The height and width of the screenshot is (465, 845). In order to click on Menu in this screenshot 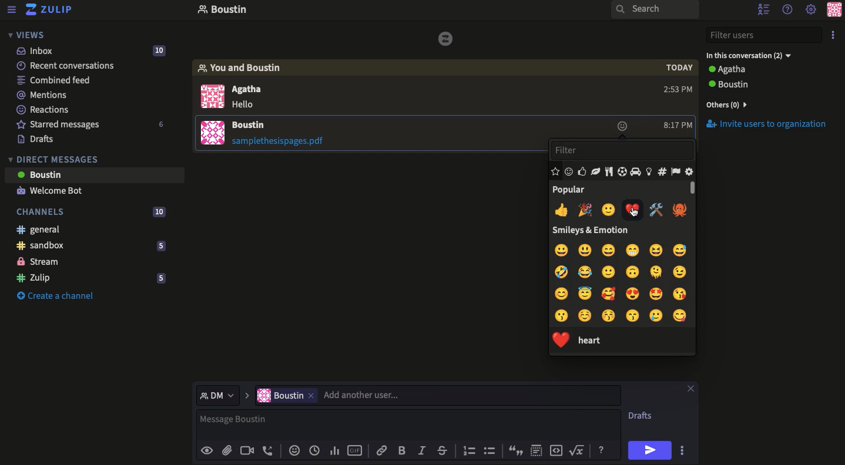, I will do `click(12, 8)`.